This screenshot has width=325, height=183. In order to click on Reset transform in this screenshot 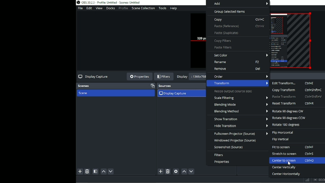, I will do `click(294, 103)`.